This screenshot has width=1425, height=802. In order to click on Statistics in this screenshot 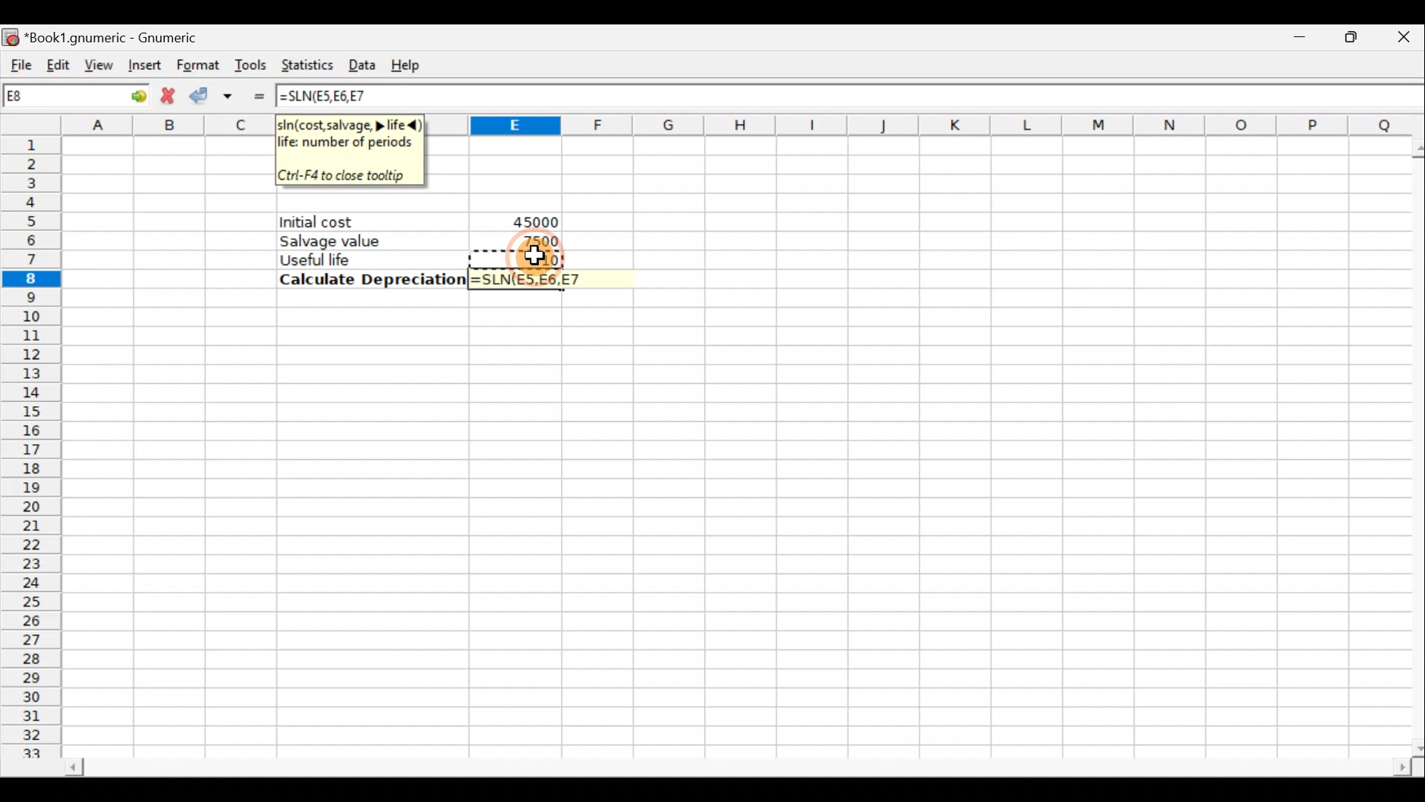, I will do `click(307, 65)`.